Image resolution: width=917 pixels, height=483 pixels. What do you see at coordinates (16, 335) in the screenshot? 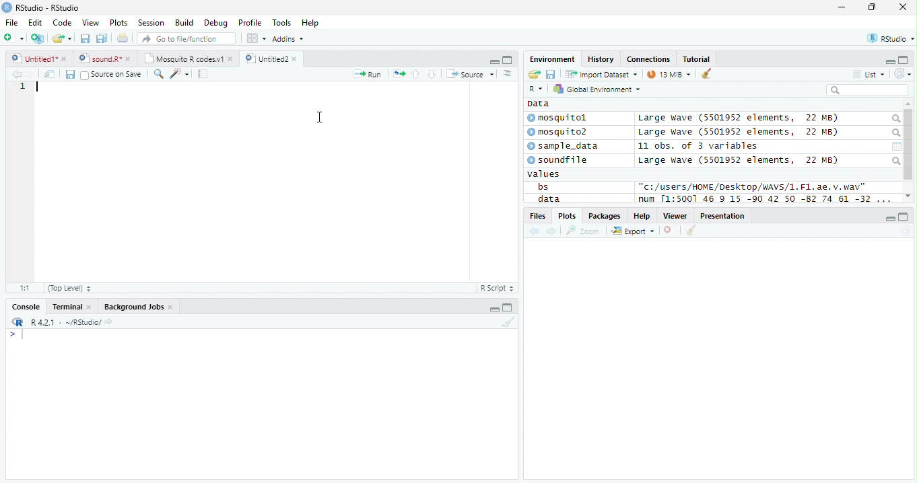
I see `typing cursor` at bounding box center [16, 335].